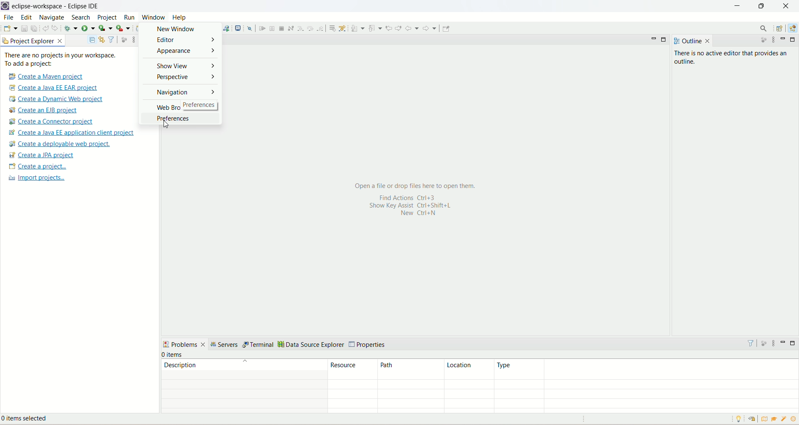 Image resolution: width=799 pixels, height=425 pixels. I want to click on focus on active task, so click(124, 39).